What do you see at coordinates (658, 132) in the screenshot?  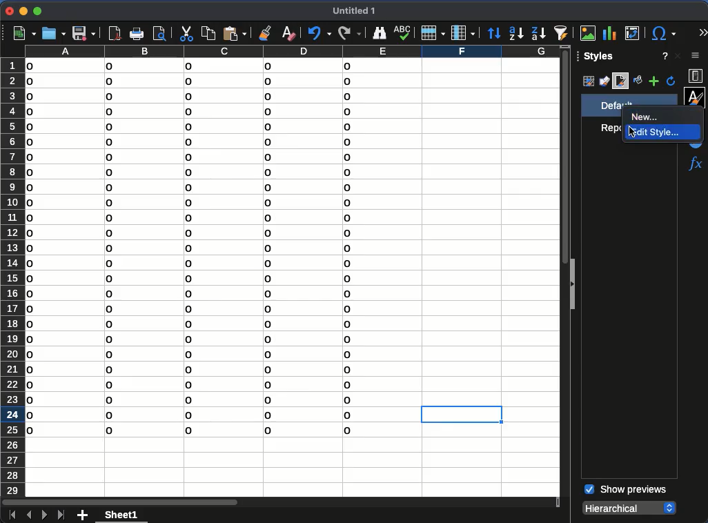 I see `Edit style` at bounding box center [658, 132].